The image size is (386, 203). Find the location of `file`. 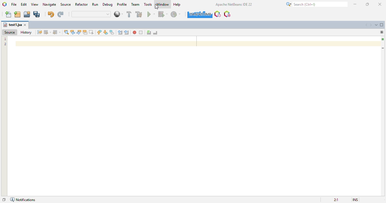

file is located at coordinates (14, 5).